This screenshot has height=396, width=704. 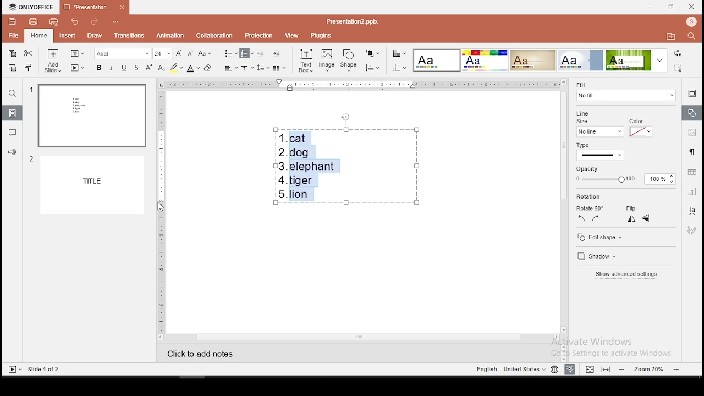 What do you see at coordinates (12, 68) in the screenshot?
I see `paste` at bounding box center [12, 68].